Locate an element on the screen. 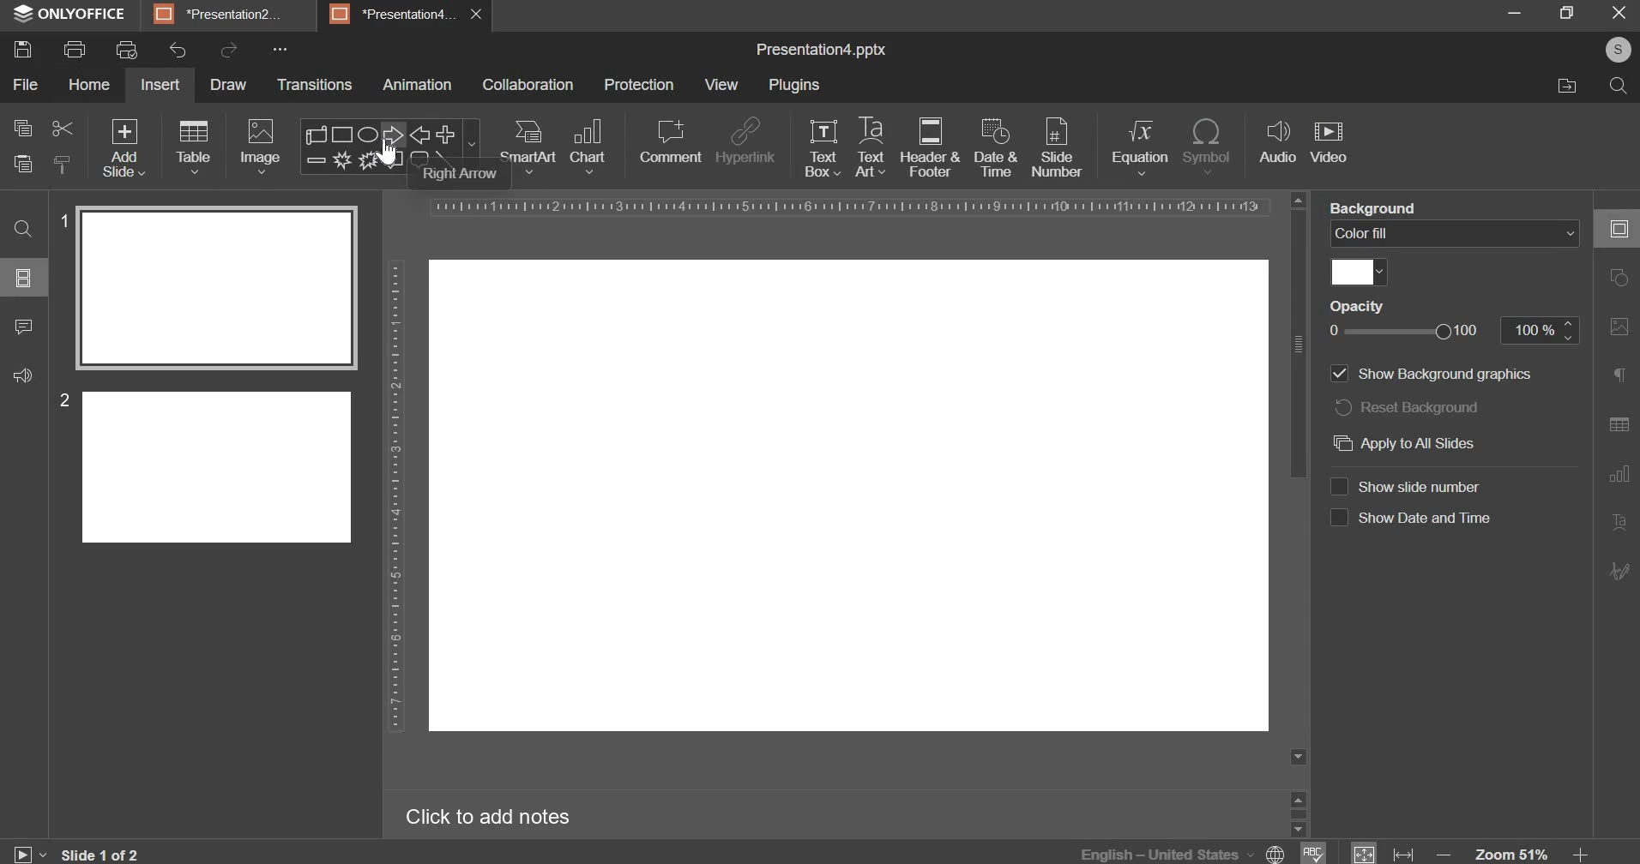 The image size is (1640, 864). print is located at coordinates (77, 49).